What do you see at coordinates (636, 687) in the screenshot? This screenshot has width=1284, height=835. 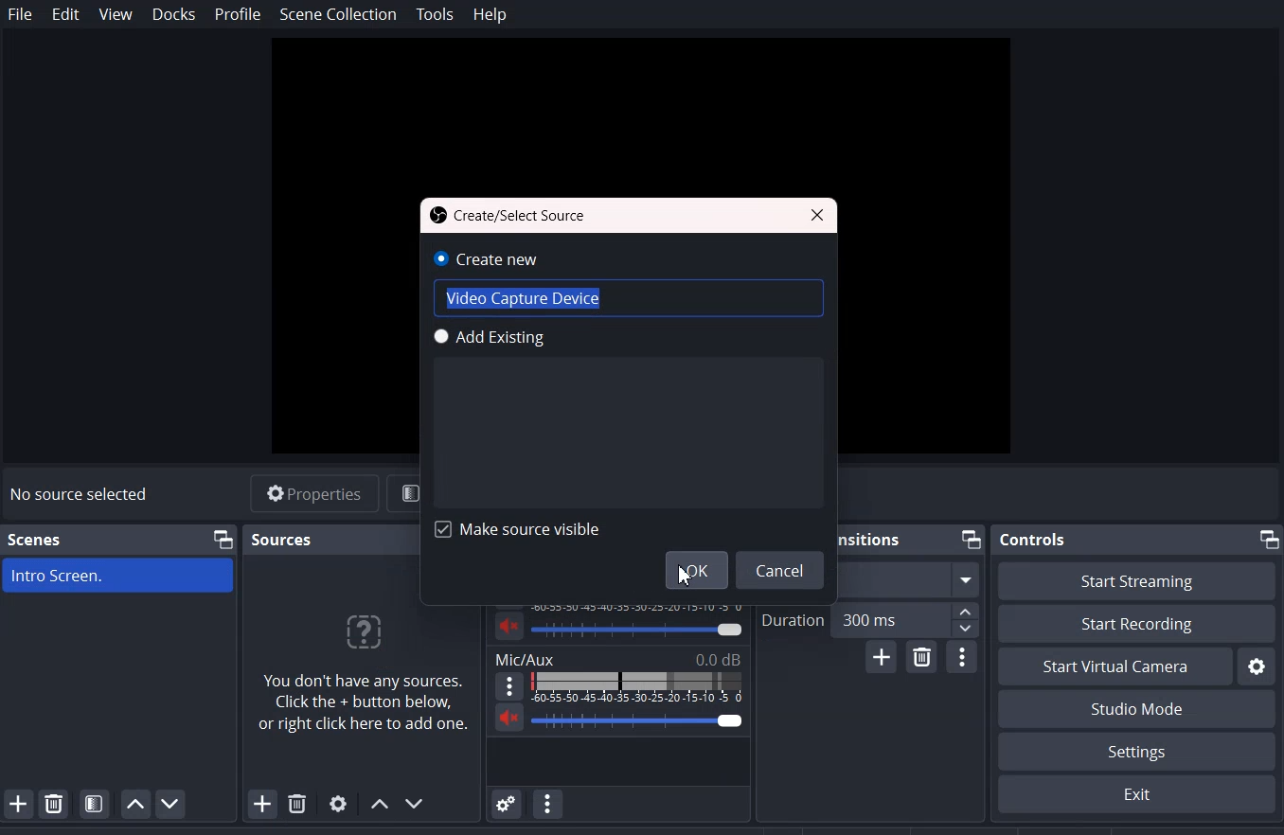 I see `Volume Indicator` at bounding box center [636, 687].